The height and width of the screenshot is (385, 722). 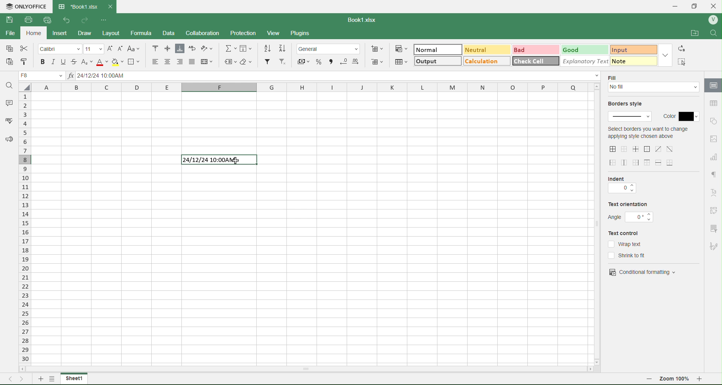 I want to click on Decrement Font Size, so click(x=120, y=48).